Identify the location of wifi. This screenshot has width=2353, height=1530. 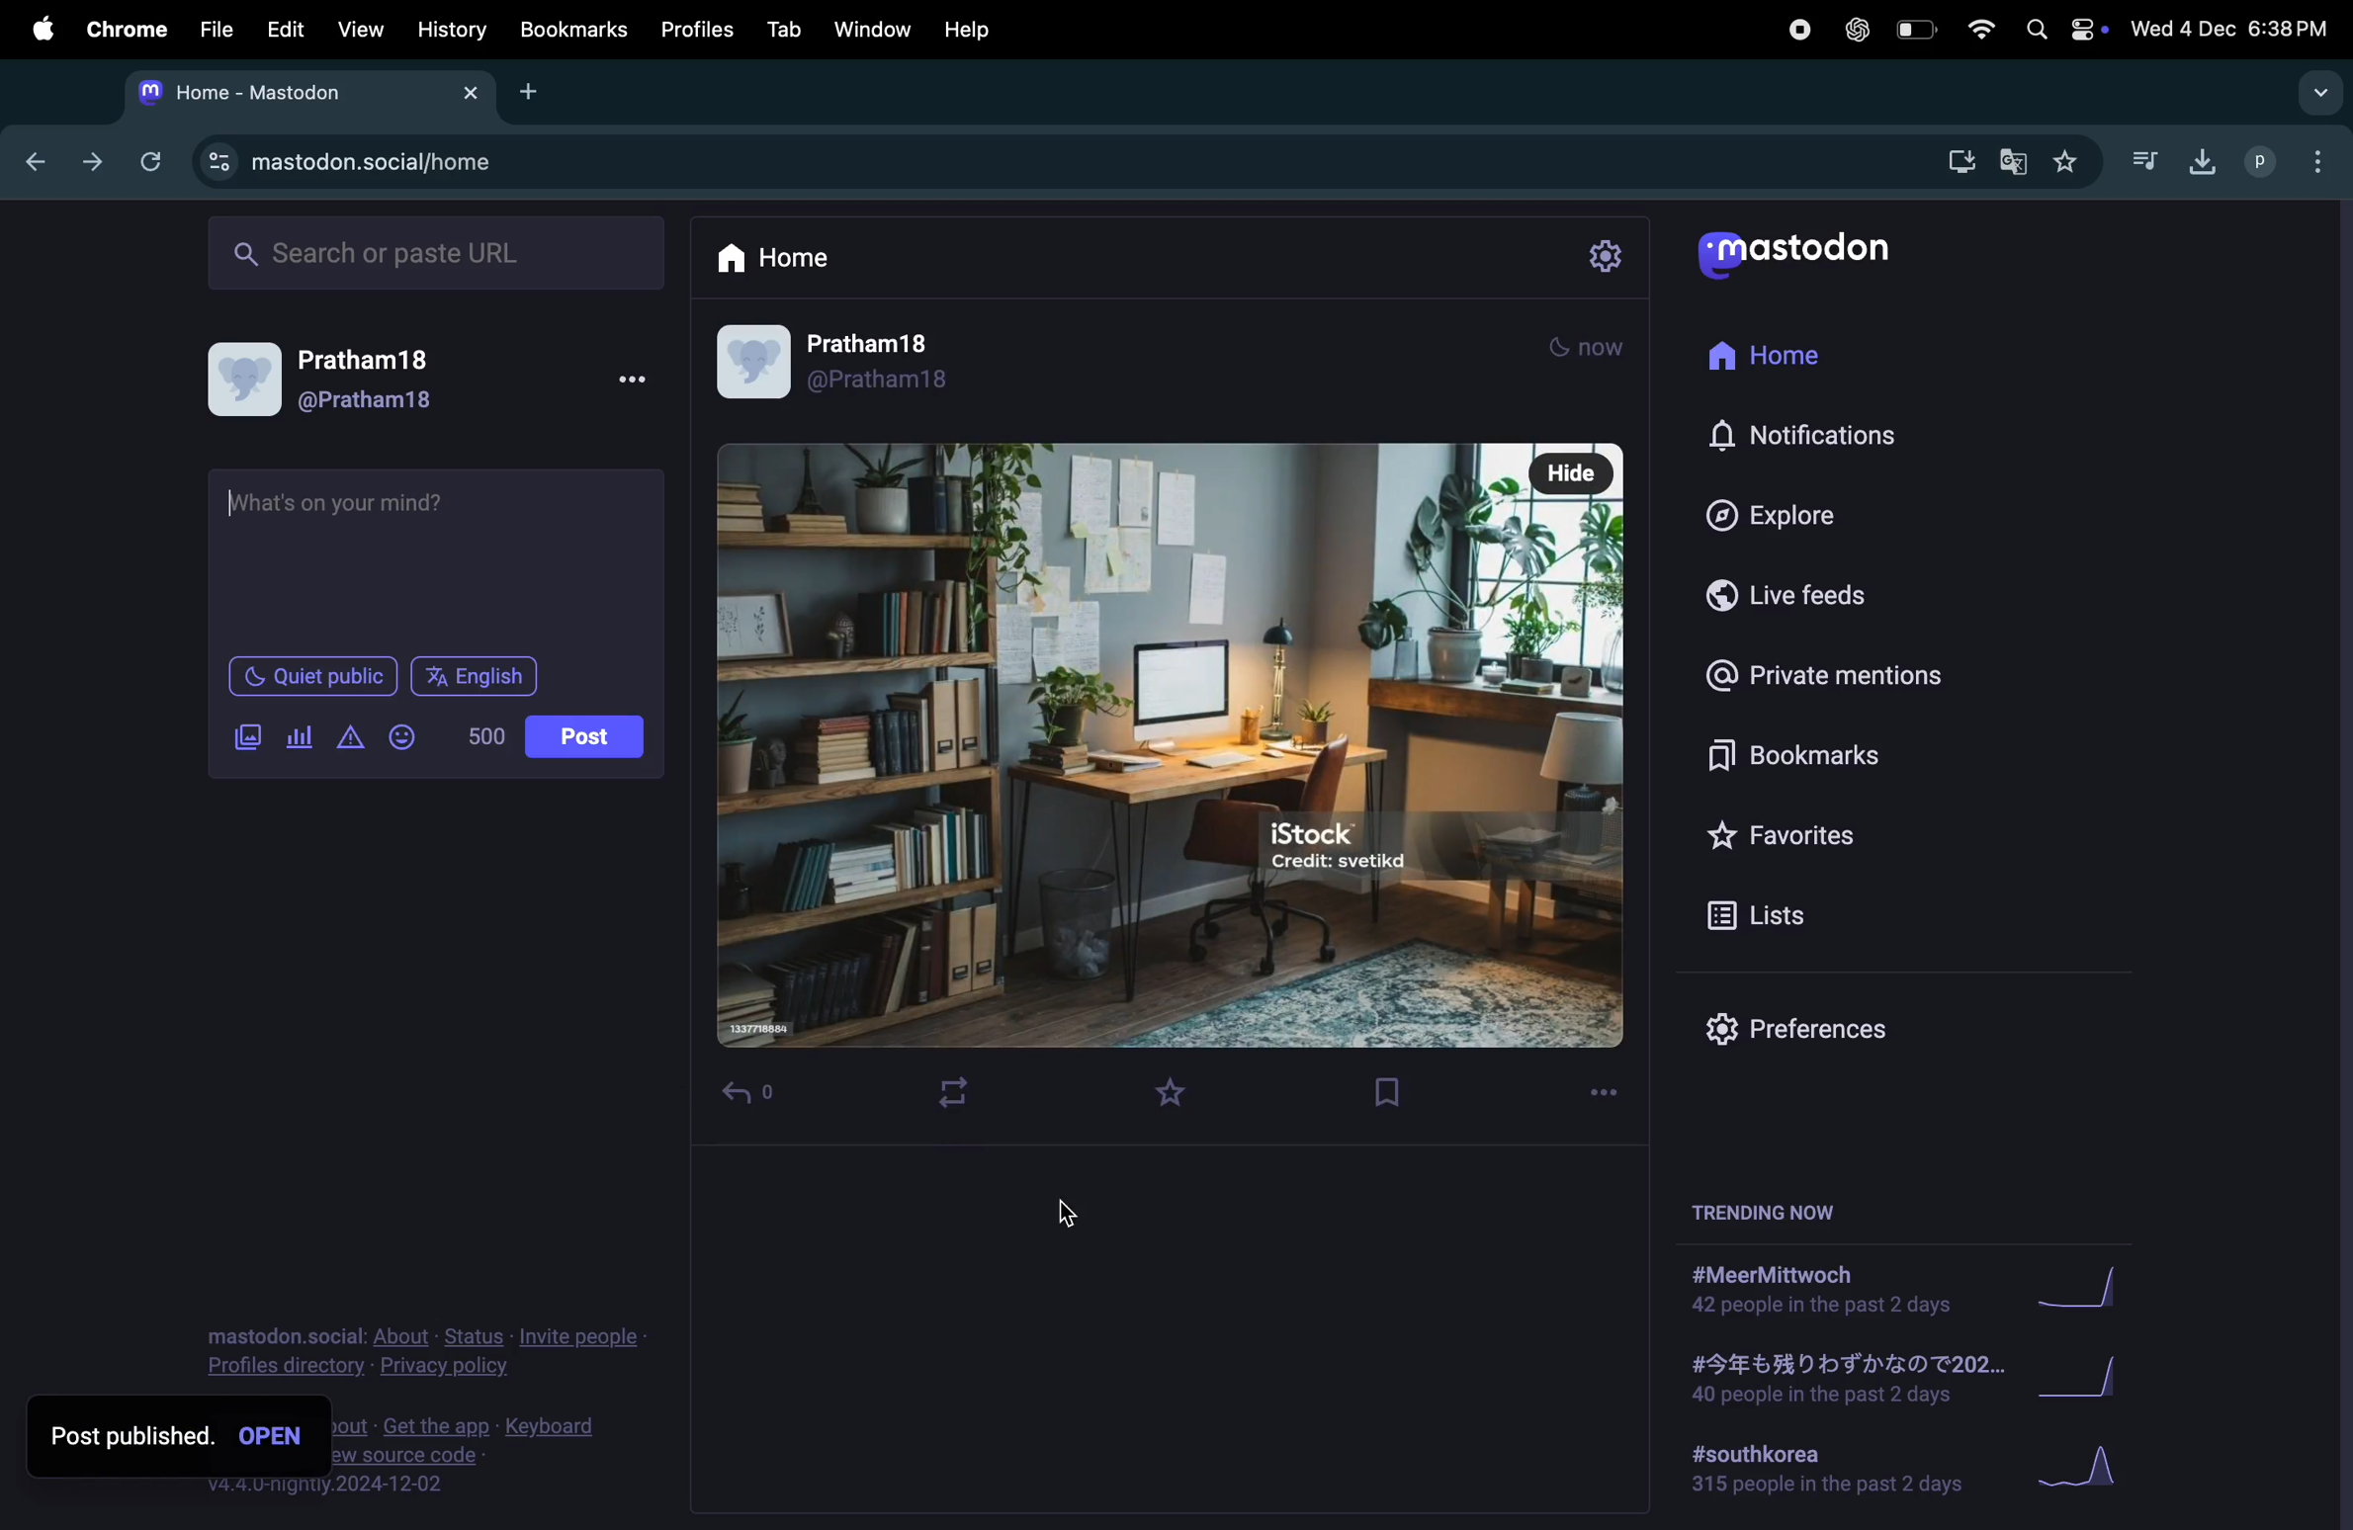
(1981, 29).